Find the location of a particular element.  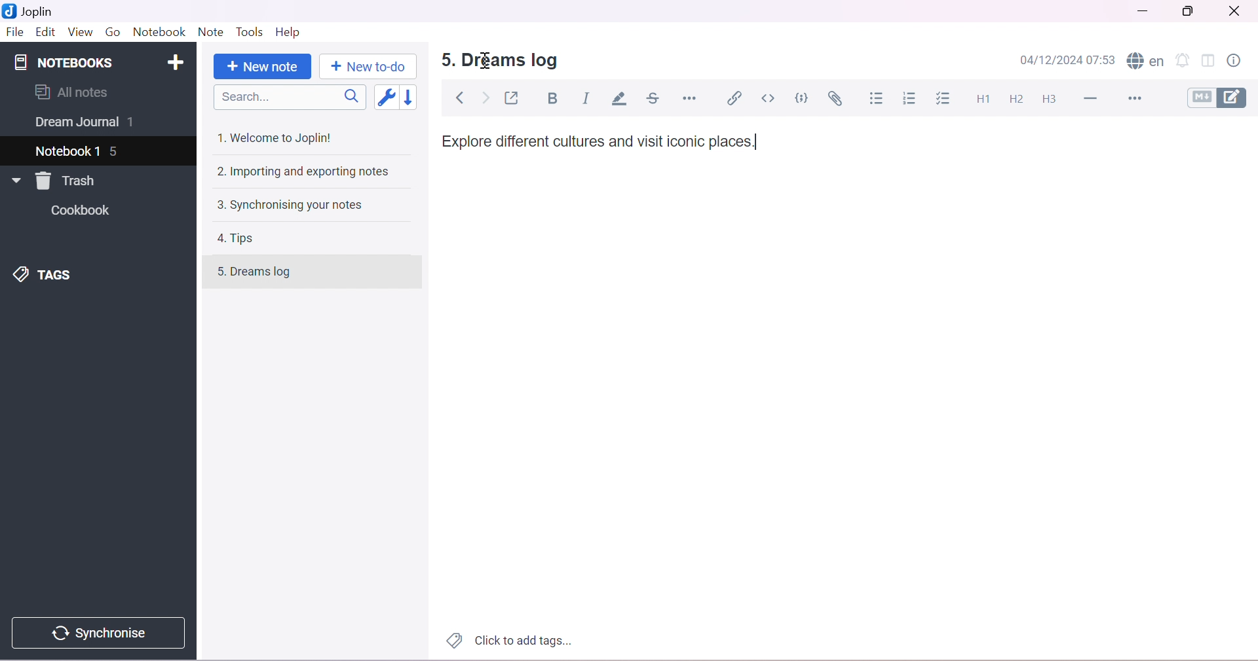

Joplin is located at coordinates (32, 11).